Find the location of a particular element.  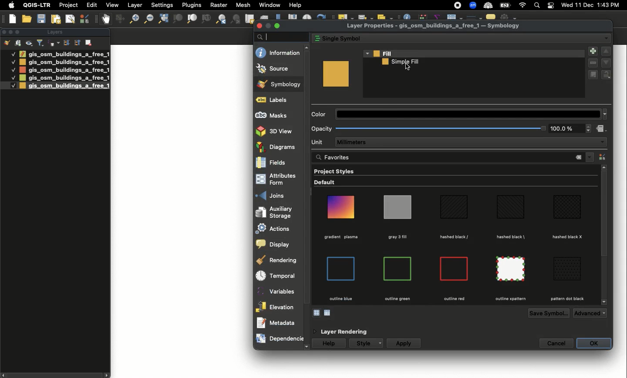

Drop down is located at coordinates (605, 314).